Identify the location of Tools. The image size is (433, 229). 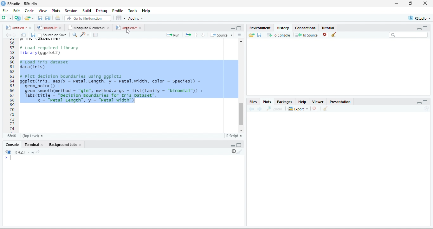
(133, 11).